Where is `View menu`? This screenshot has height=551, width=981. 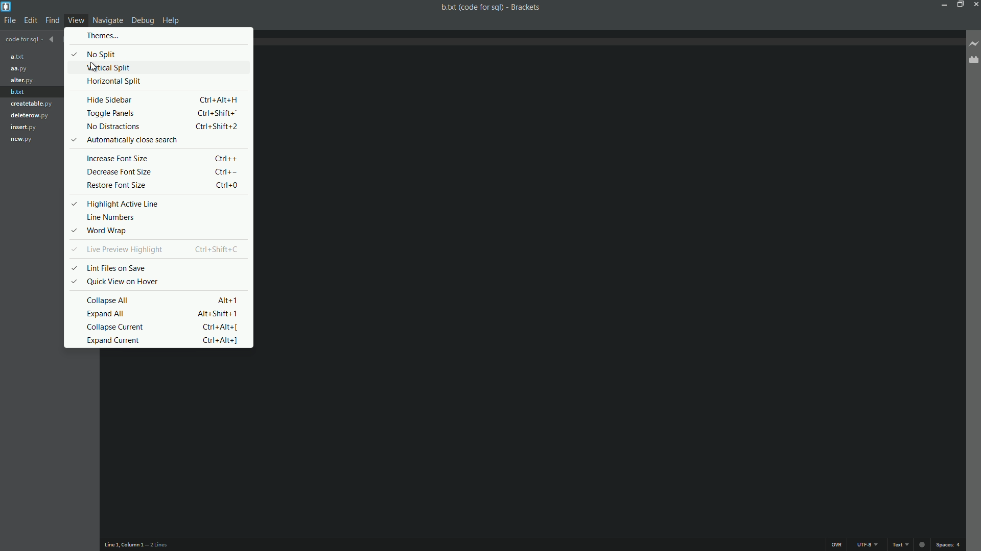 View menu is located at coordinates (76, 20).